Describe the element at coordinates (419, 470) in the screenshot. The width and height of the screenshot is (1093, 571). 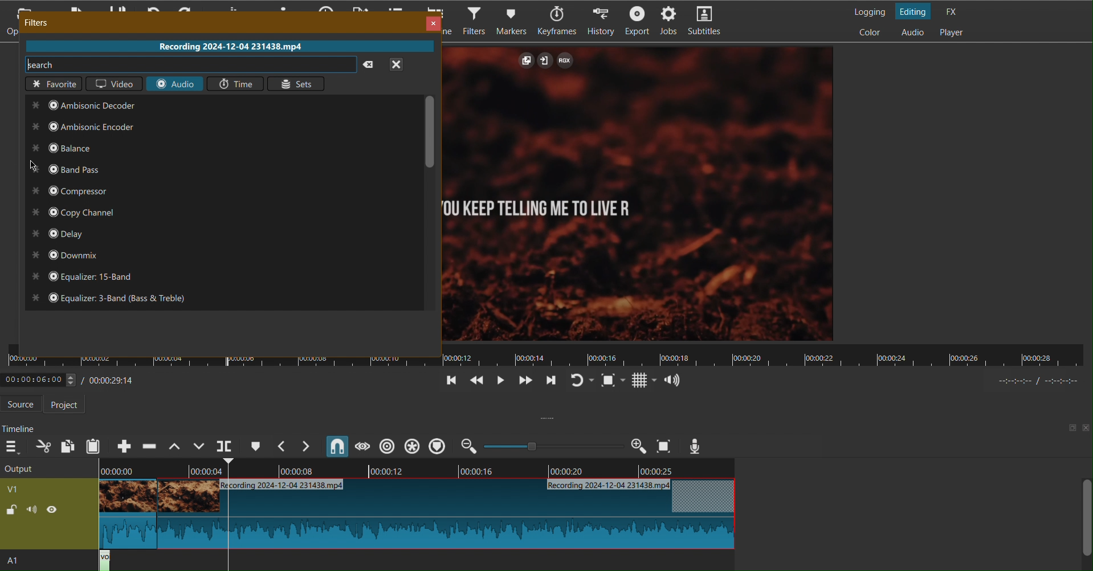
I see `Timeline` at that location.